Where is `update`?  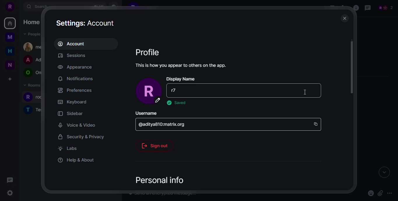
update is located at coordinates (303, 90).